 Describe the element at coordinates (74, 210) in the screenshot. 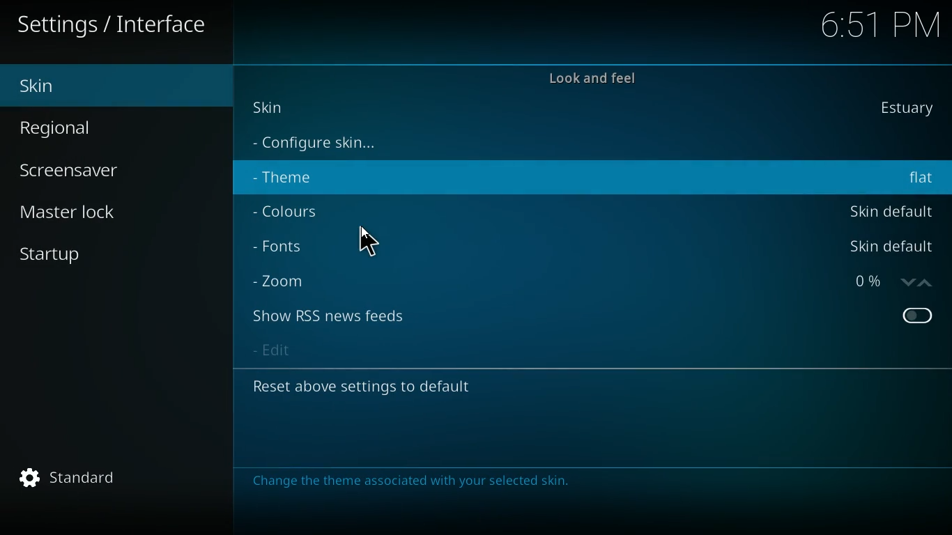

I see `Master Lock` at that location.